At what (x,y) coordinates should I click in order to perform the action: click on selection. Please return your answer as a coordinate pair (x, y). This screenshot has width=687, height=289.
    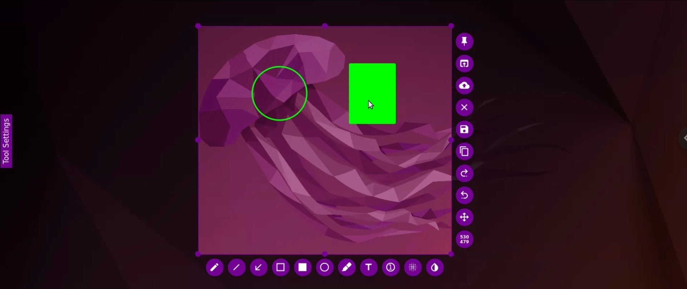
    Looking at the image, I should click on (281, 267).